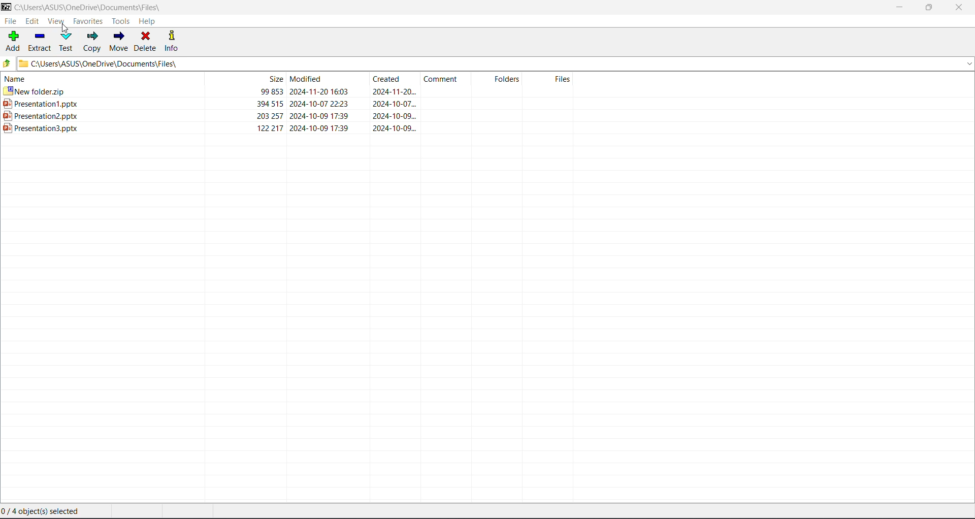  I want to click on Move Up one level, so click(7, 64).